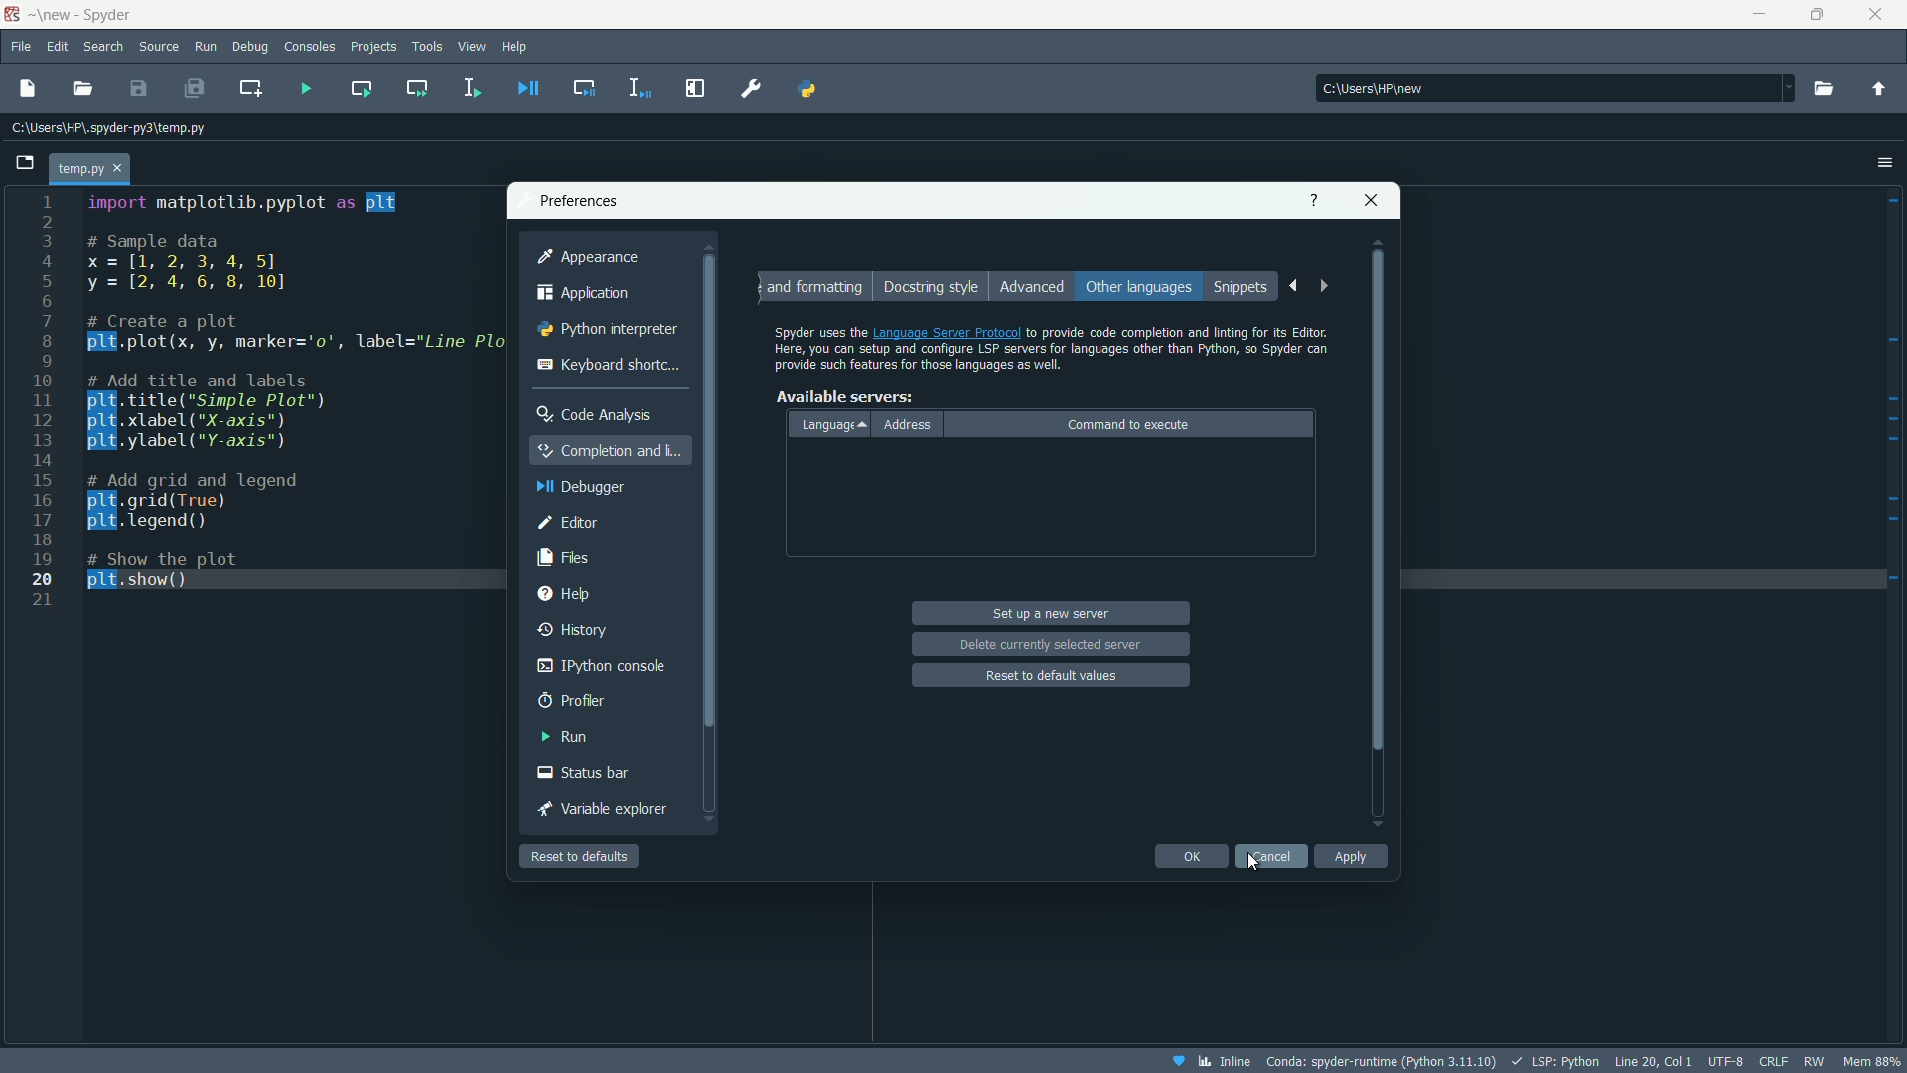 The image size is (1907, 1073). What do you see at coordinates (1817, 15) in the screenshot?
I see `maximize` at bounding box center [1817, 15].